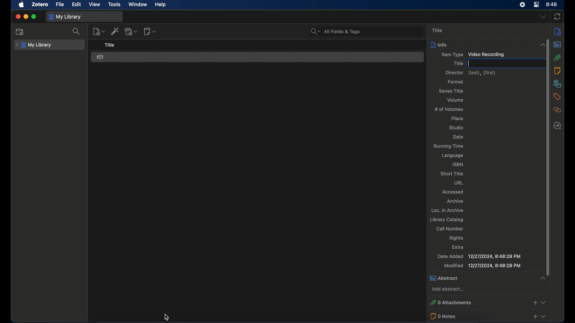 The image size is (575, 323). Describe the element at coordinates (448, 220) in the screenshot. I see `library catalog` at that location.